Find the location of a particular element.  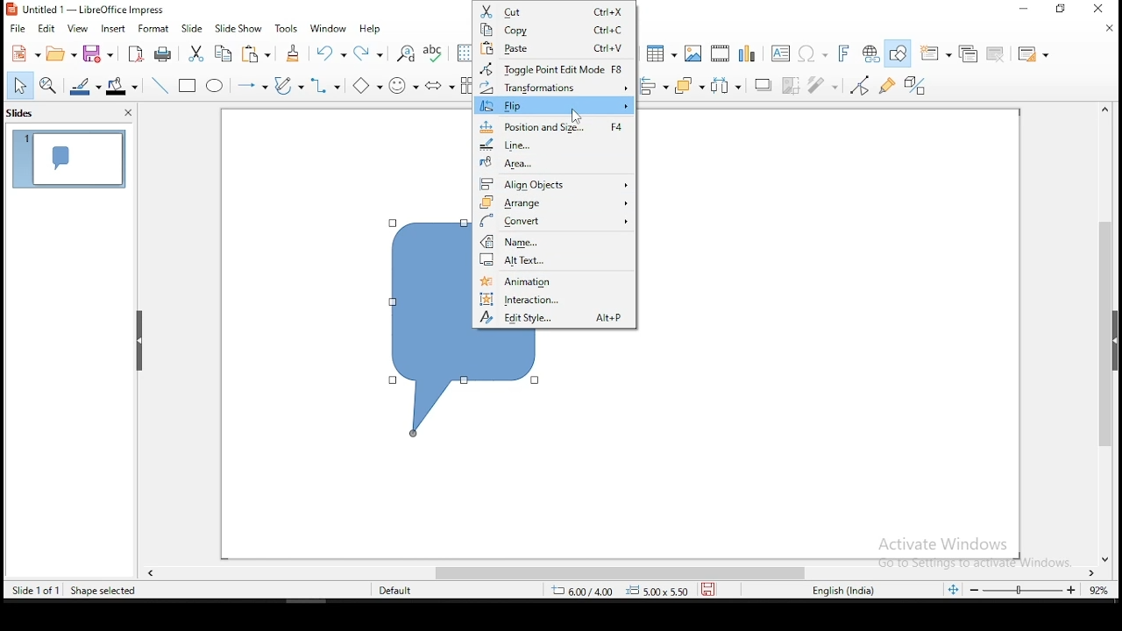

mouse pointer is located at coordinates (576, 117).